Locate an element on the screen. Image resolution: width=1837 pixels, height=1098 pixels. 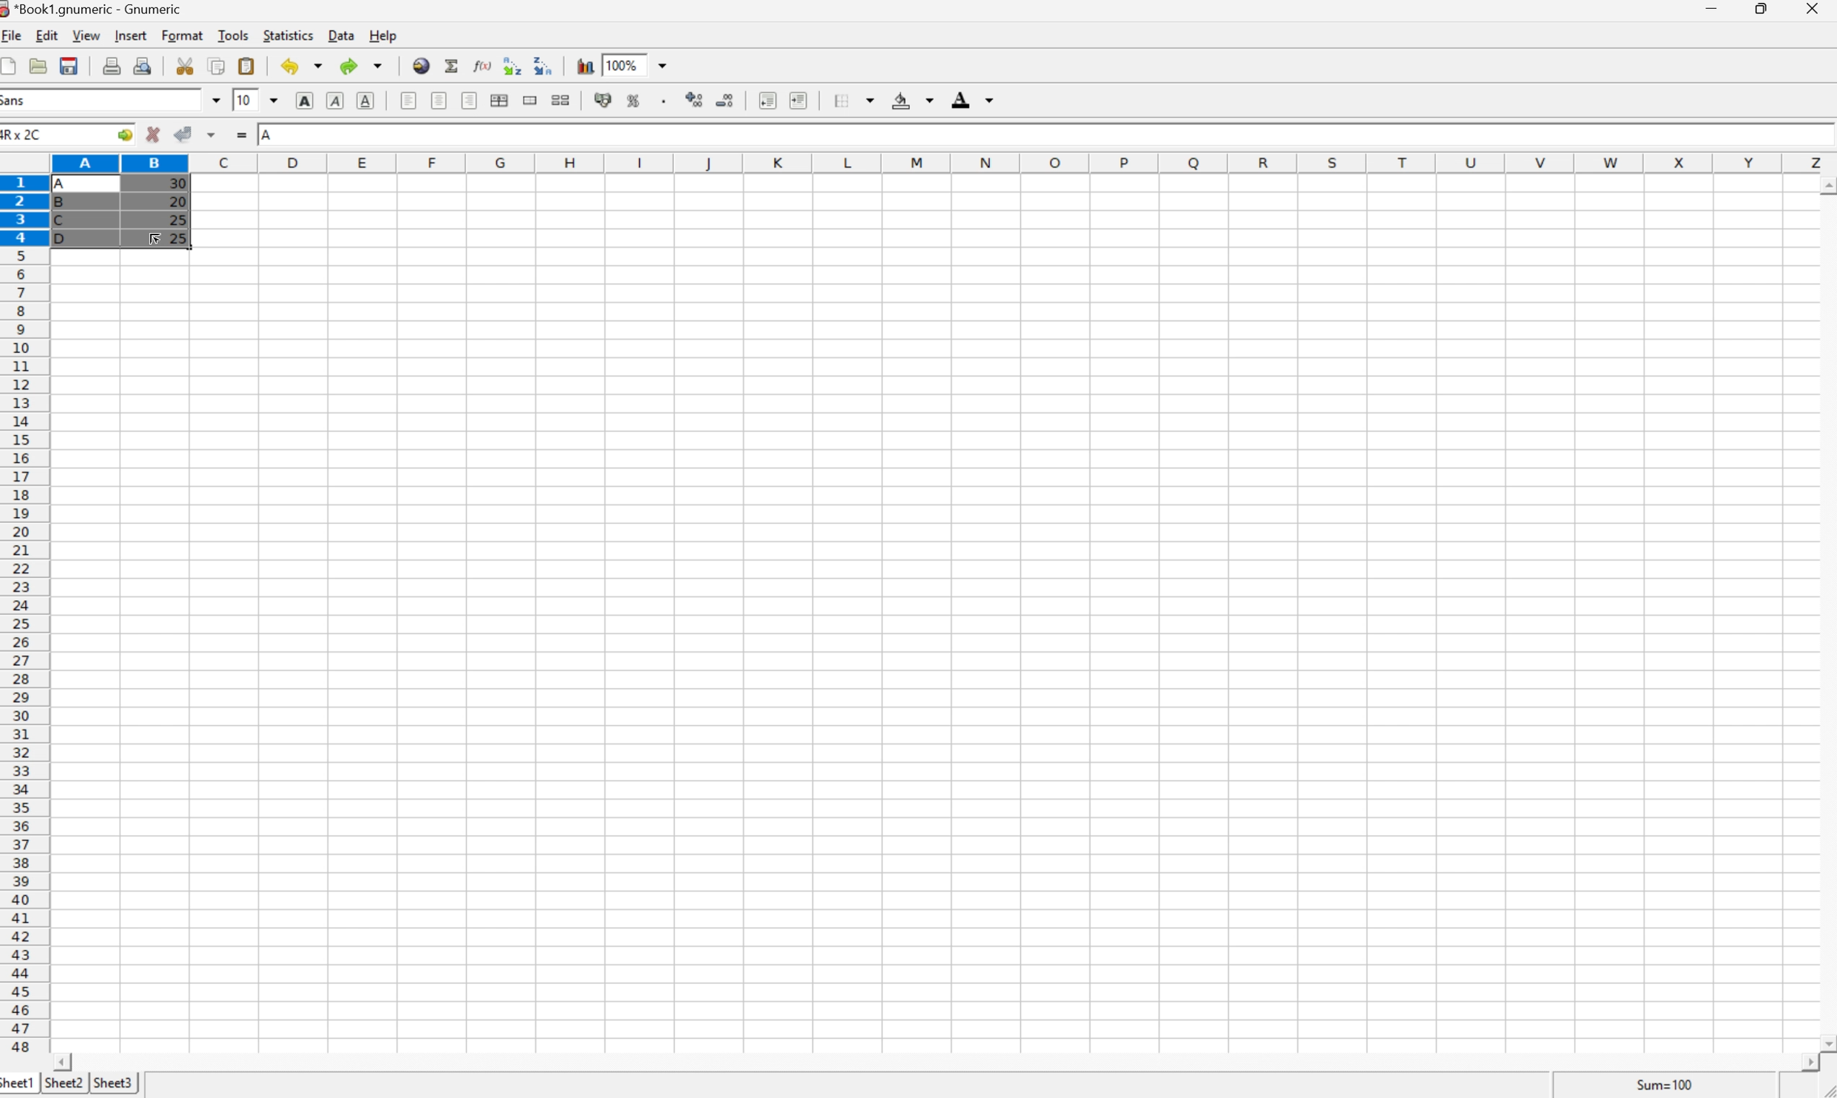
Format selection as accounting is located at coordinates (604, 99).